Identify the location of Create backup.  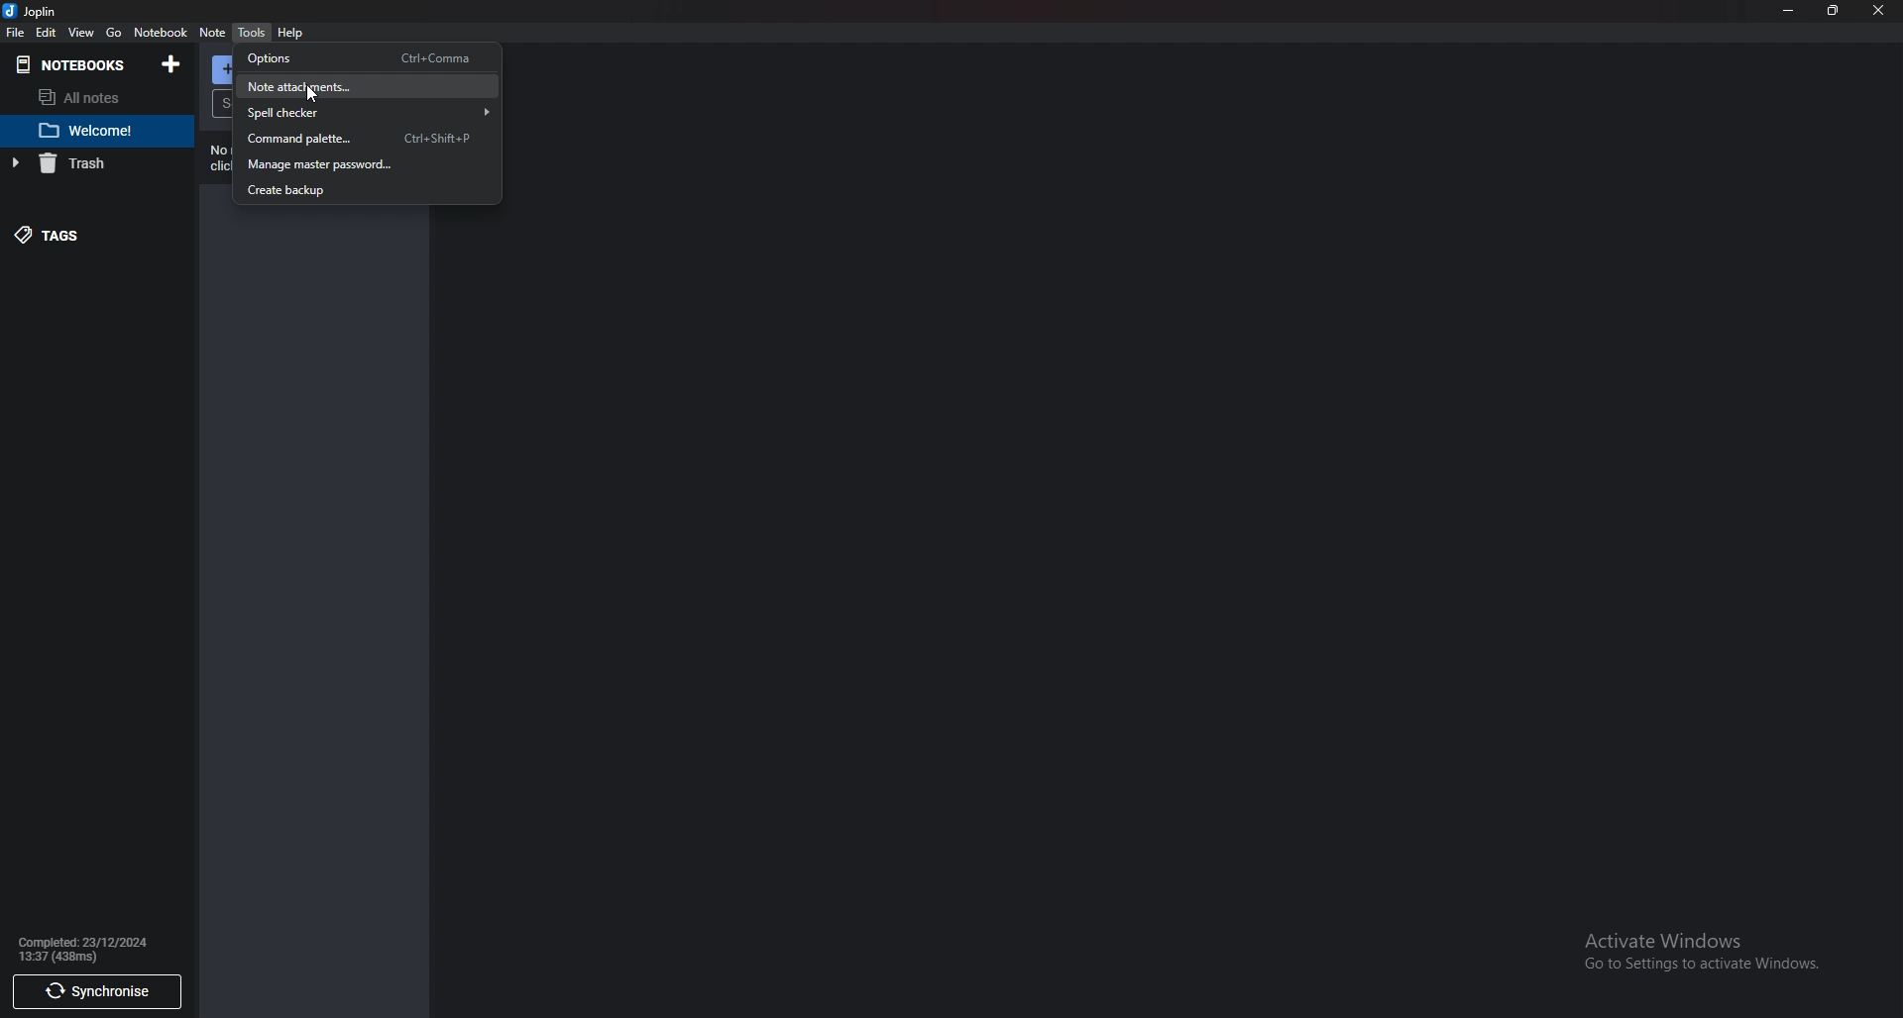
(359, 191).